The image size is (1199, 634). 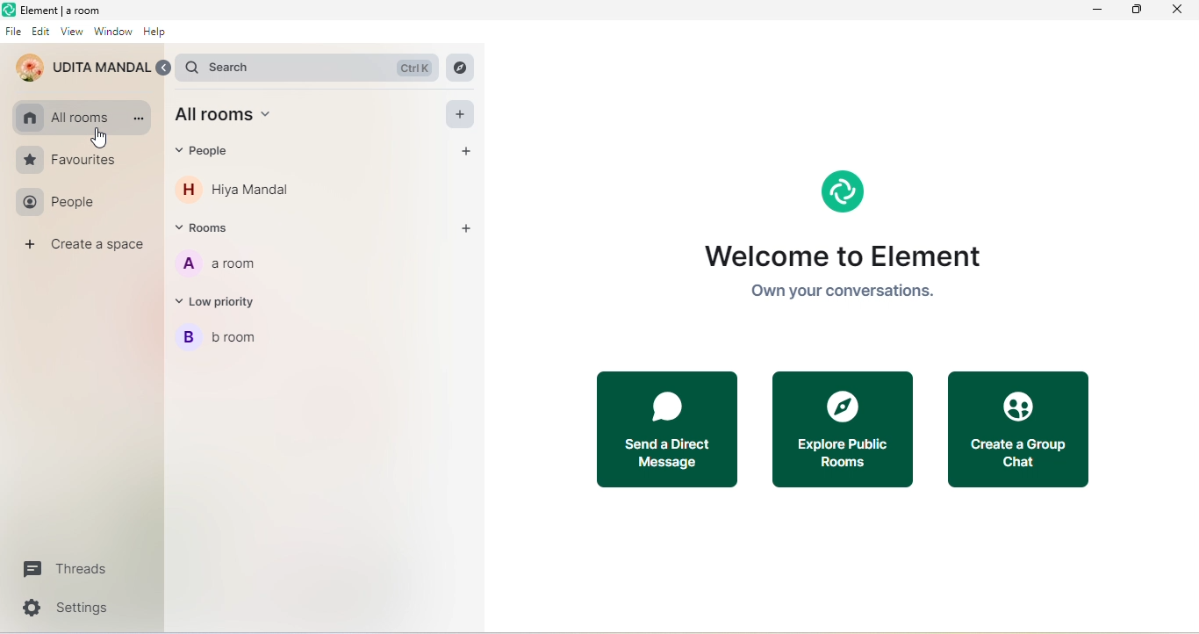 What do you see at coordinates (64, 609) in the screenshot?
I see `Settings` at bounding box center [64, 609].